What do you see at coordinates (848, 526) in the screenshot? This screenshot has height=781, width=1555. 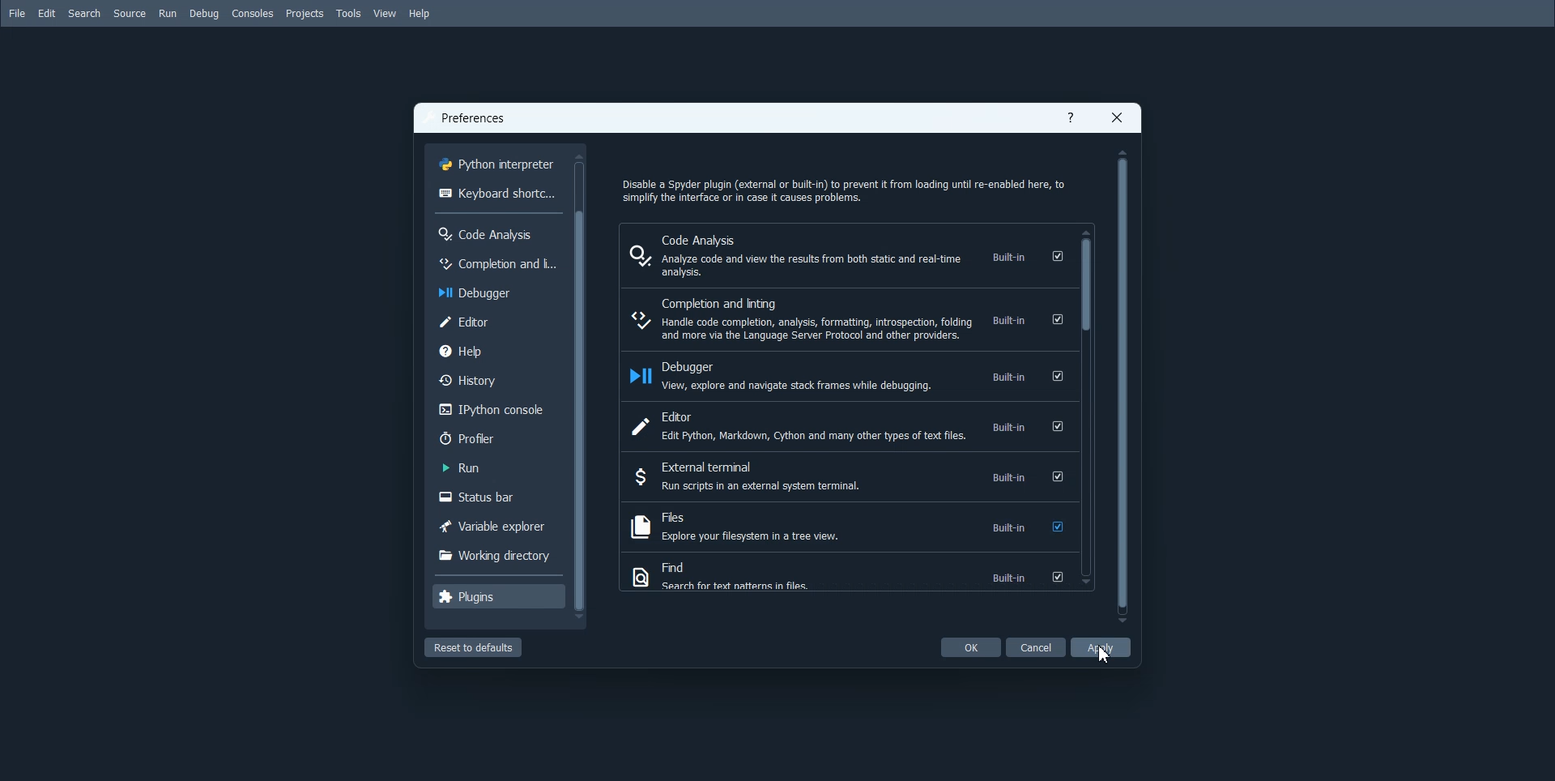 I see `Files` at bounding box center [848, 526].